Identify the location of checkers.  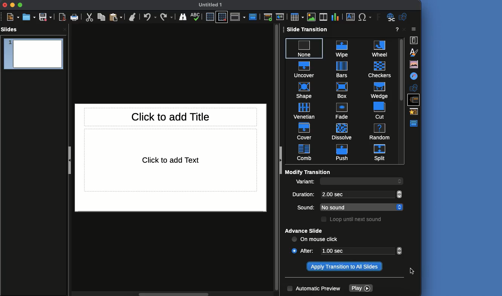
(377, 69).